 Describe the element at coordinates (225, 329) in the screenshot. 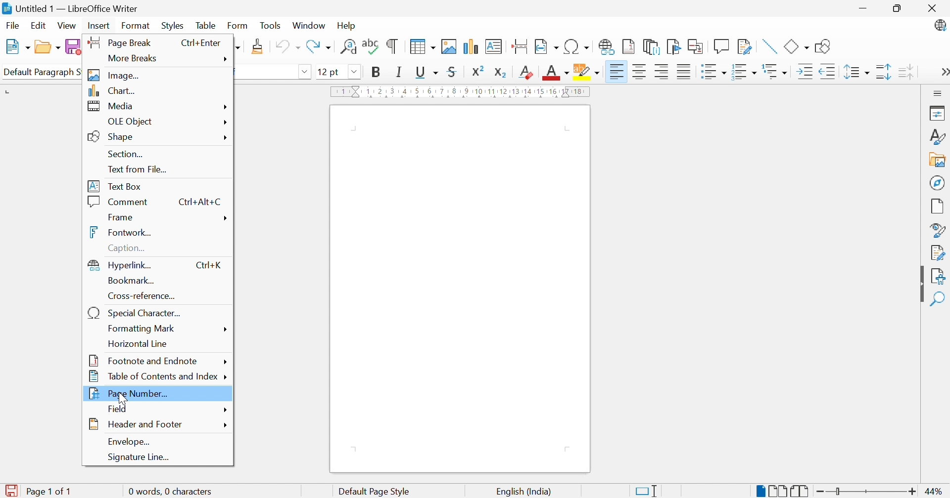

I see `More` at that location.